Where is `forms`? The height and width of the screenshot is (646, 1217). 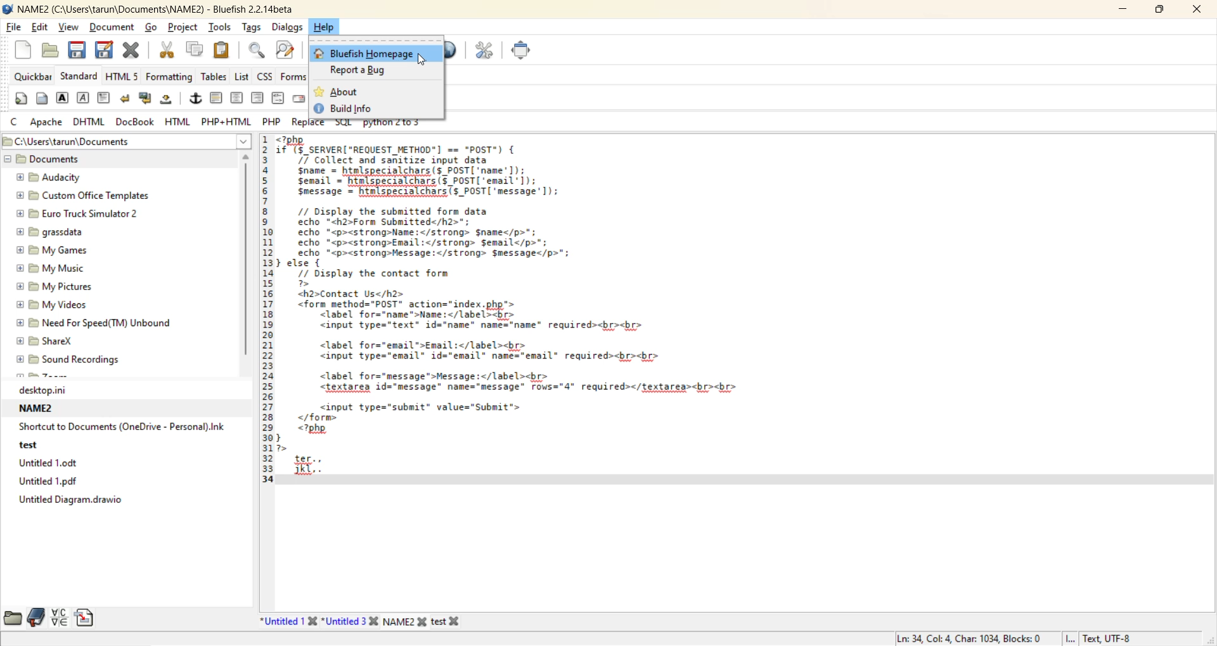
forms is located at coordinates (295, 77).